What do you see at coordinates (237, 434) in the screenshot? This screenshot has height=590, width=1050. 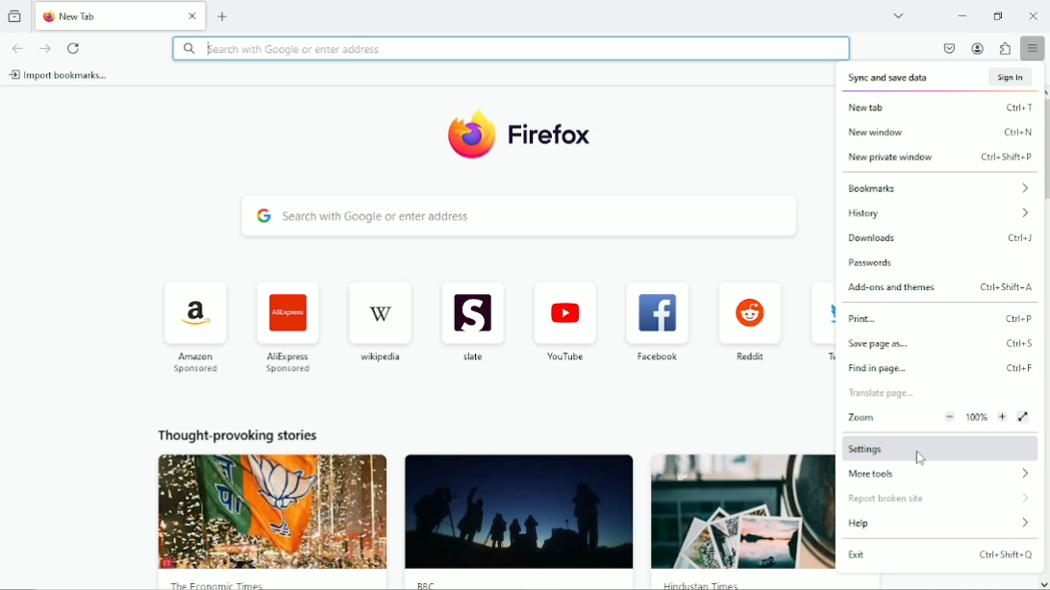 I see `Thought provoking stories` at bounding box center [237, 434].